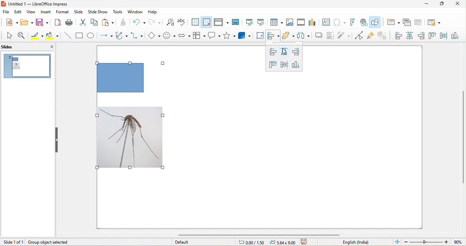 The width and height of the screenshot is (466, 246). Describe the element at coordinates (339, 22) in the screenshot. I see `special character` at that location.